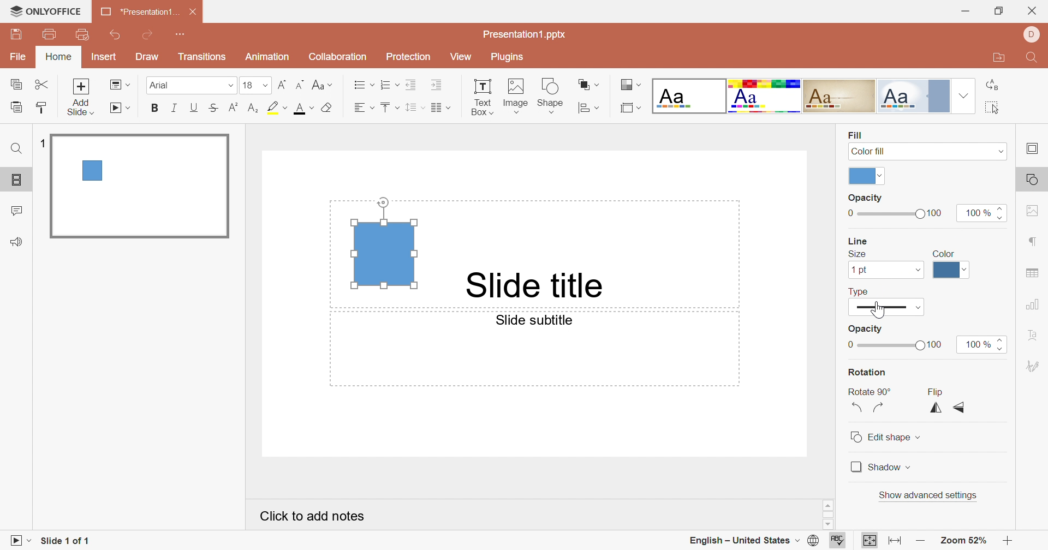 This screenshot has width=1048, height=550. What do you see at coordinates (870, 540) in the screenshot?
I see `Fit to slide` at bounding box center [870, 540].